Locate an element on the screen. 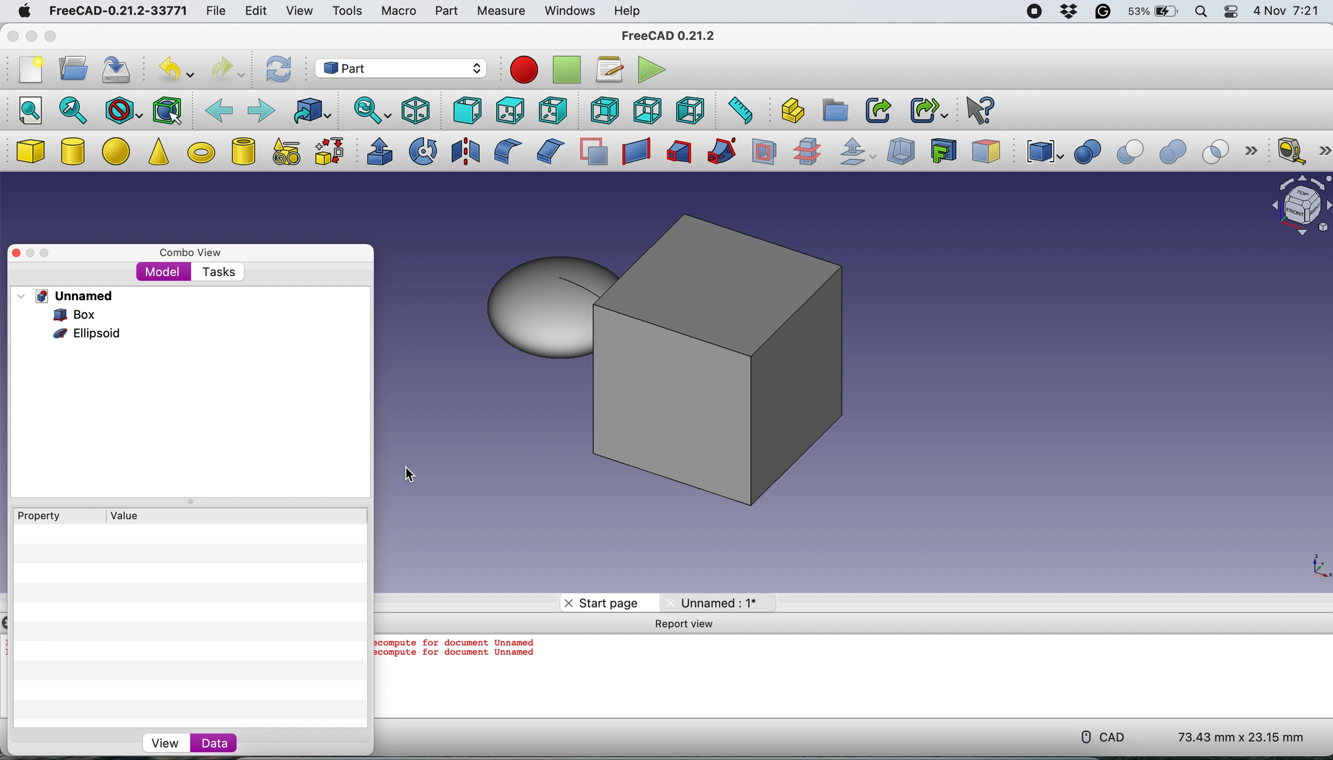  FreeCAD-0.21.2-33771 is located at coordinates (116, 11).